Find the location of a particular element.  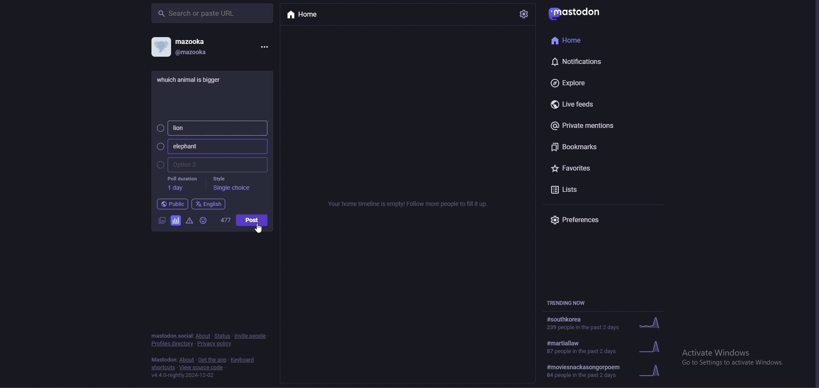

v4.4.0-nightly.2024-12-02 is located at coordinates (183, 376).